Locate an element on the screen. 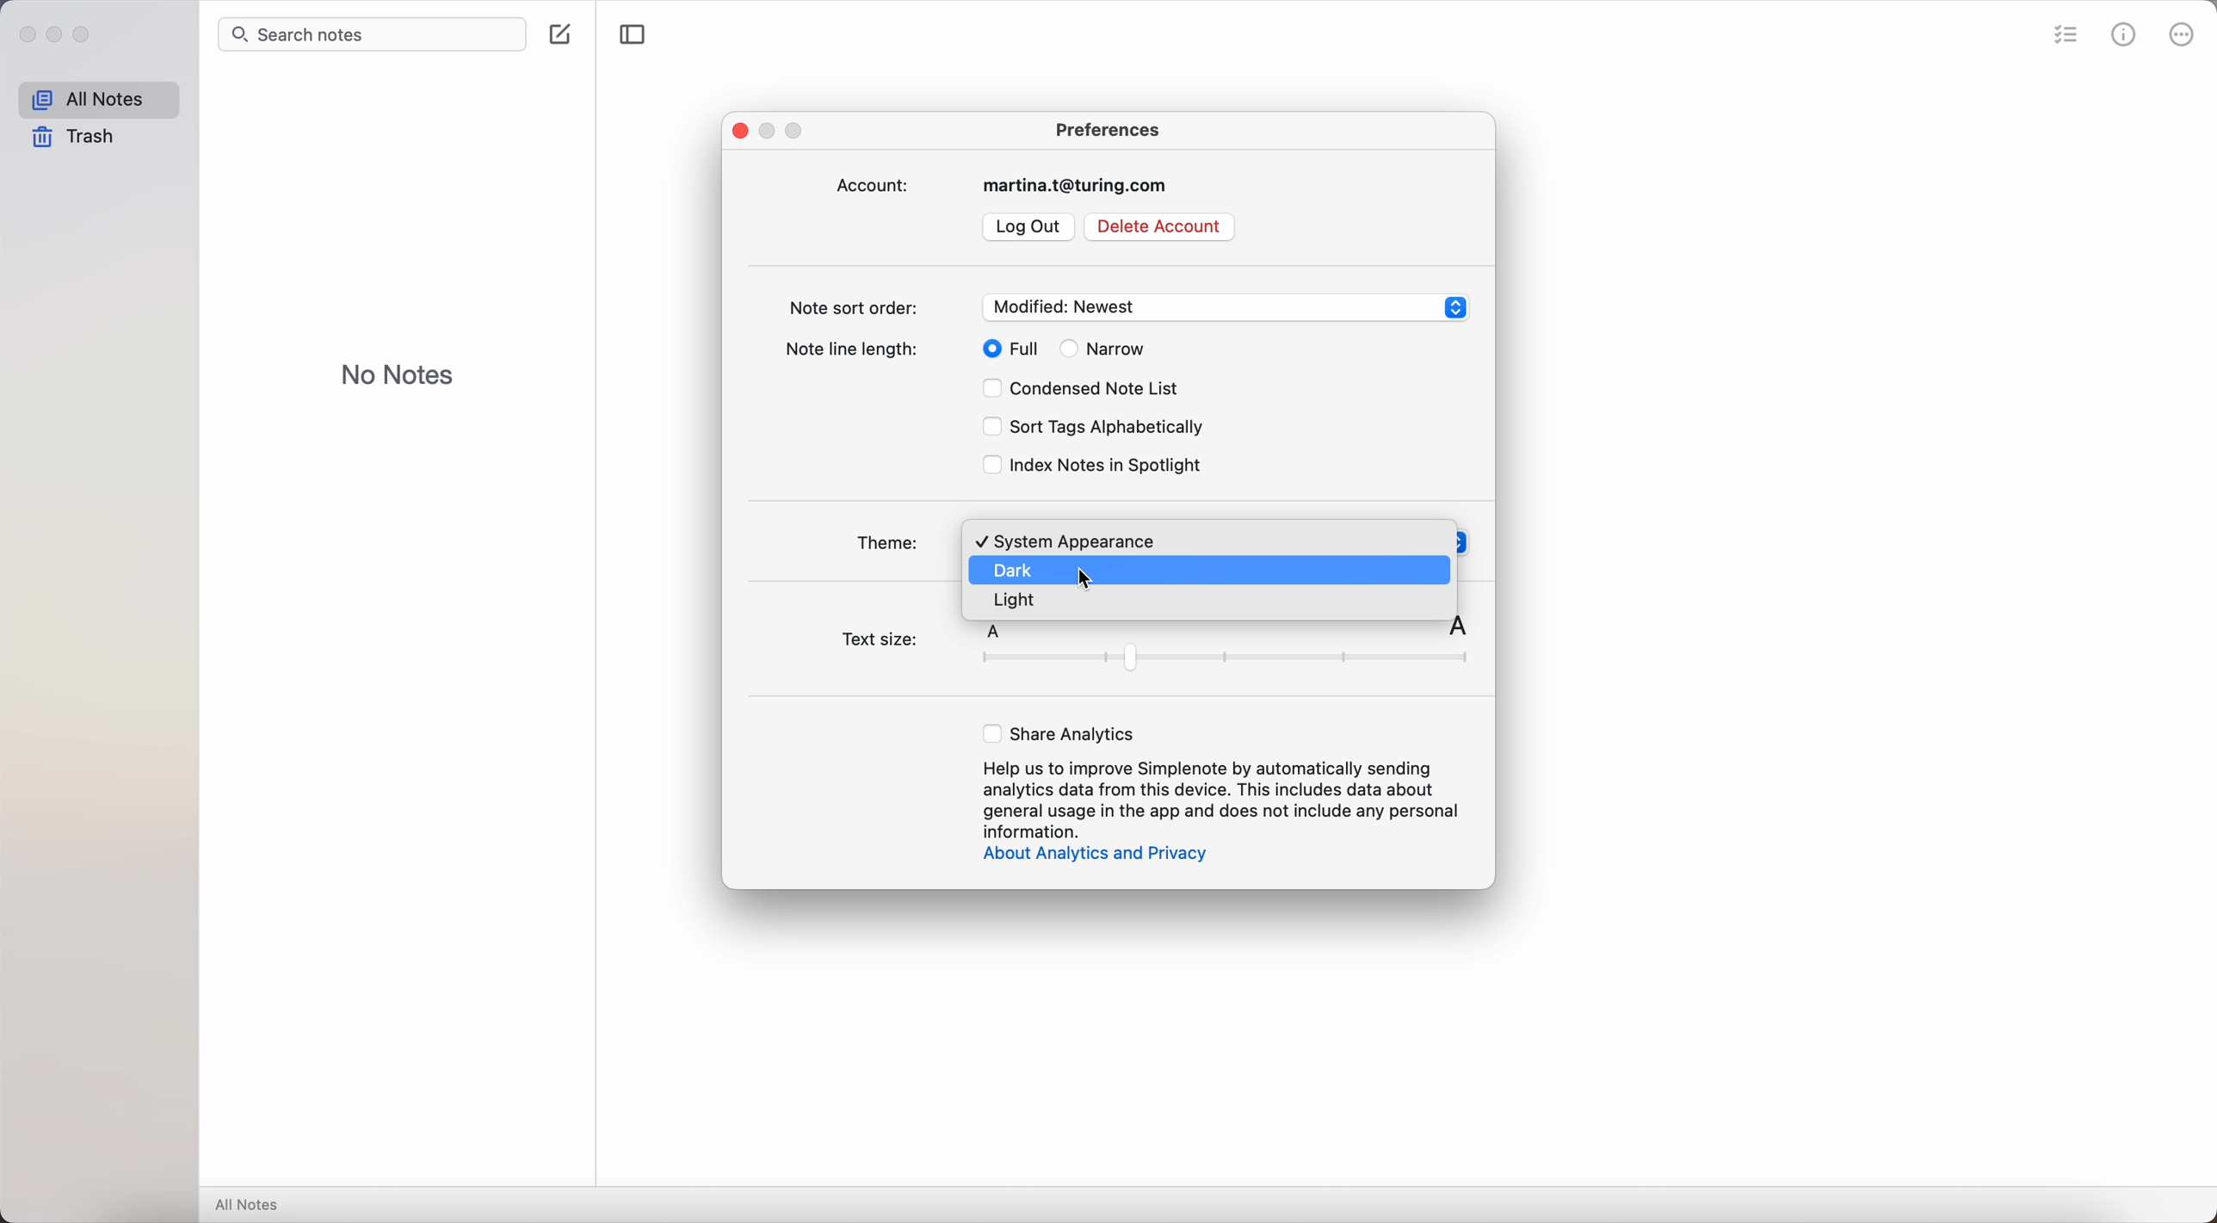  light is located at coordinates (1016, 601).